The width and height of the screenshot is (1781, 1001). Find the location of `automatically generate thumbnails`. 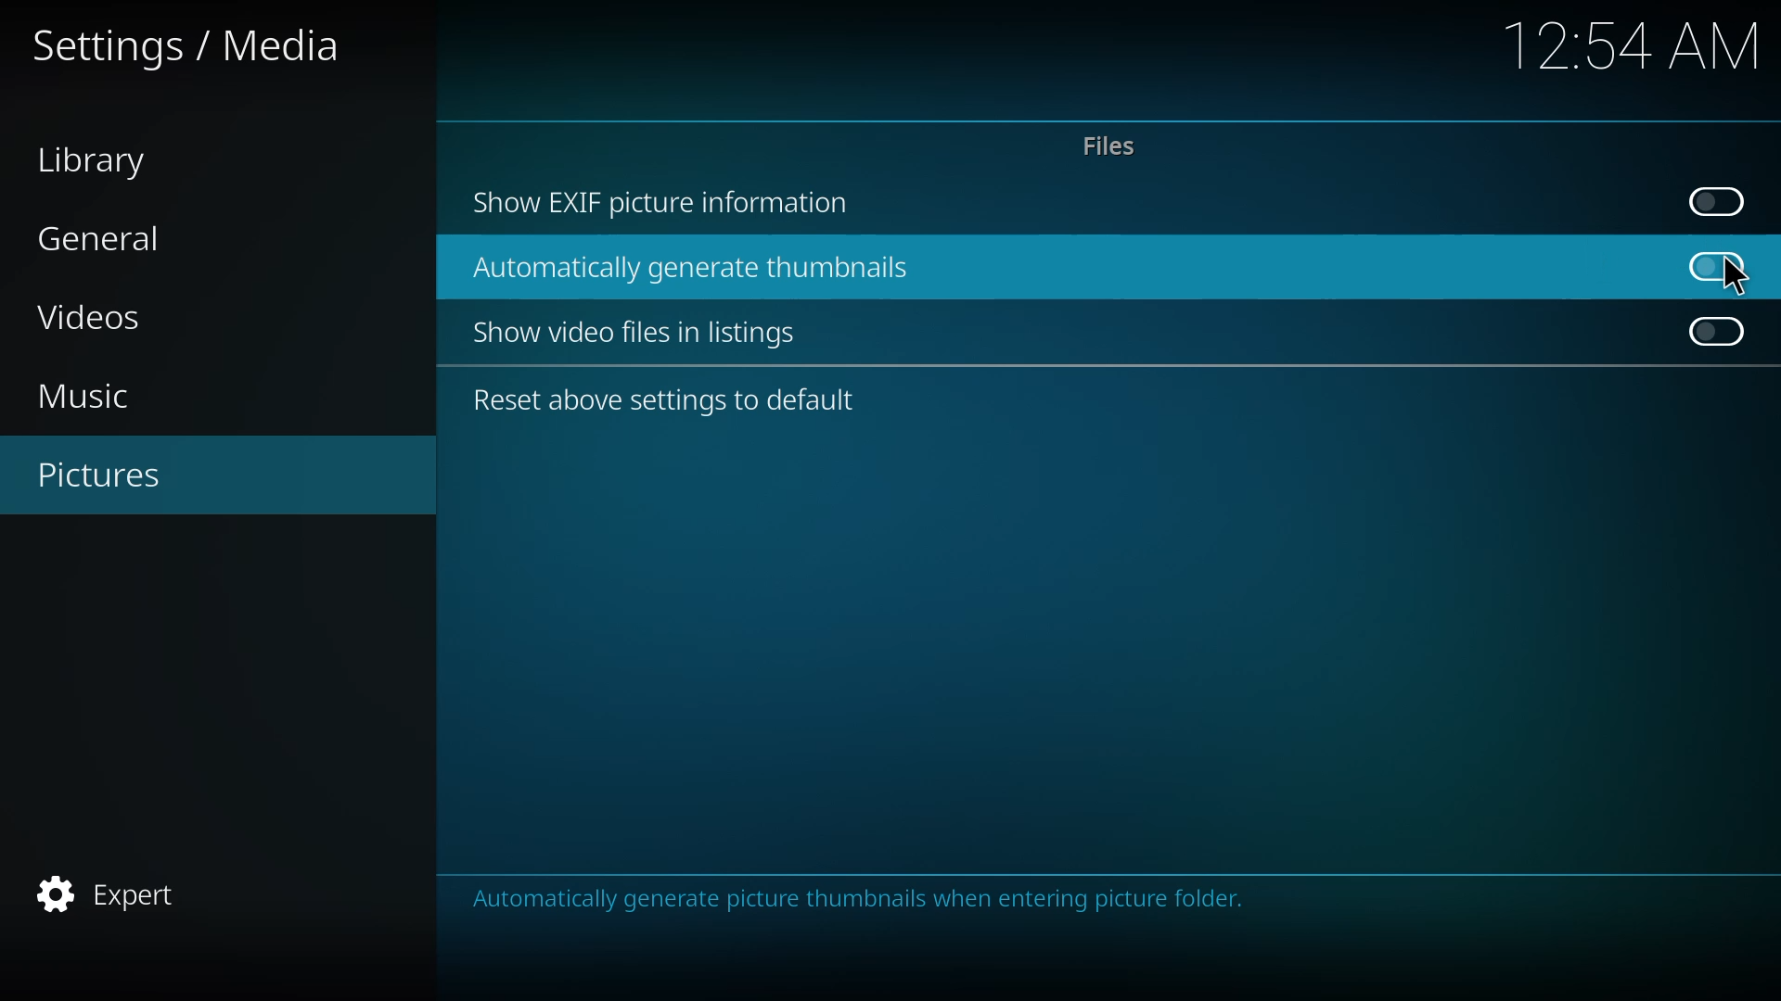

automatically generate thumbnails is located at coordinates (694, 270).